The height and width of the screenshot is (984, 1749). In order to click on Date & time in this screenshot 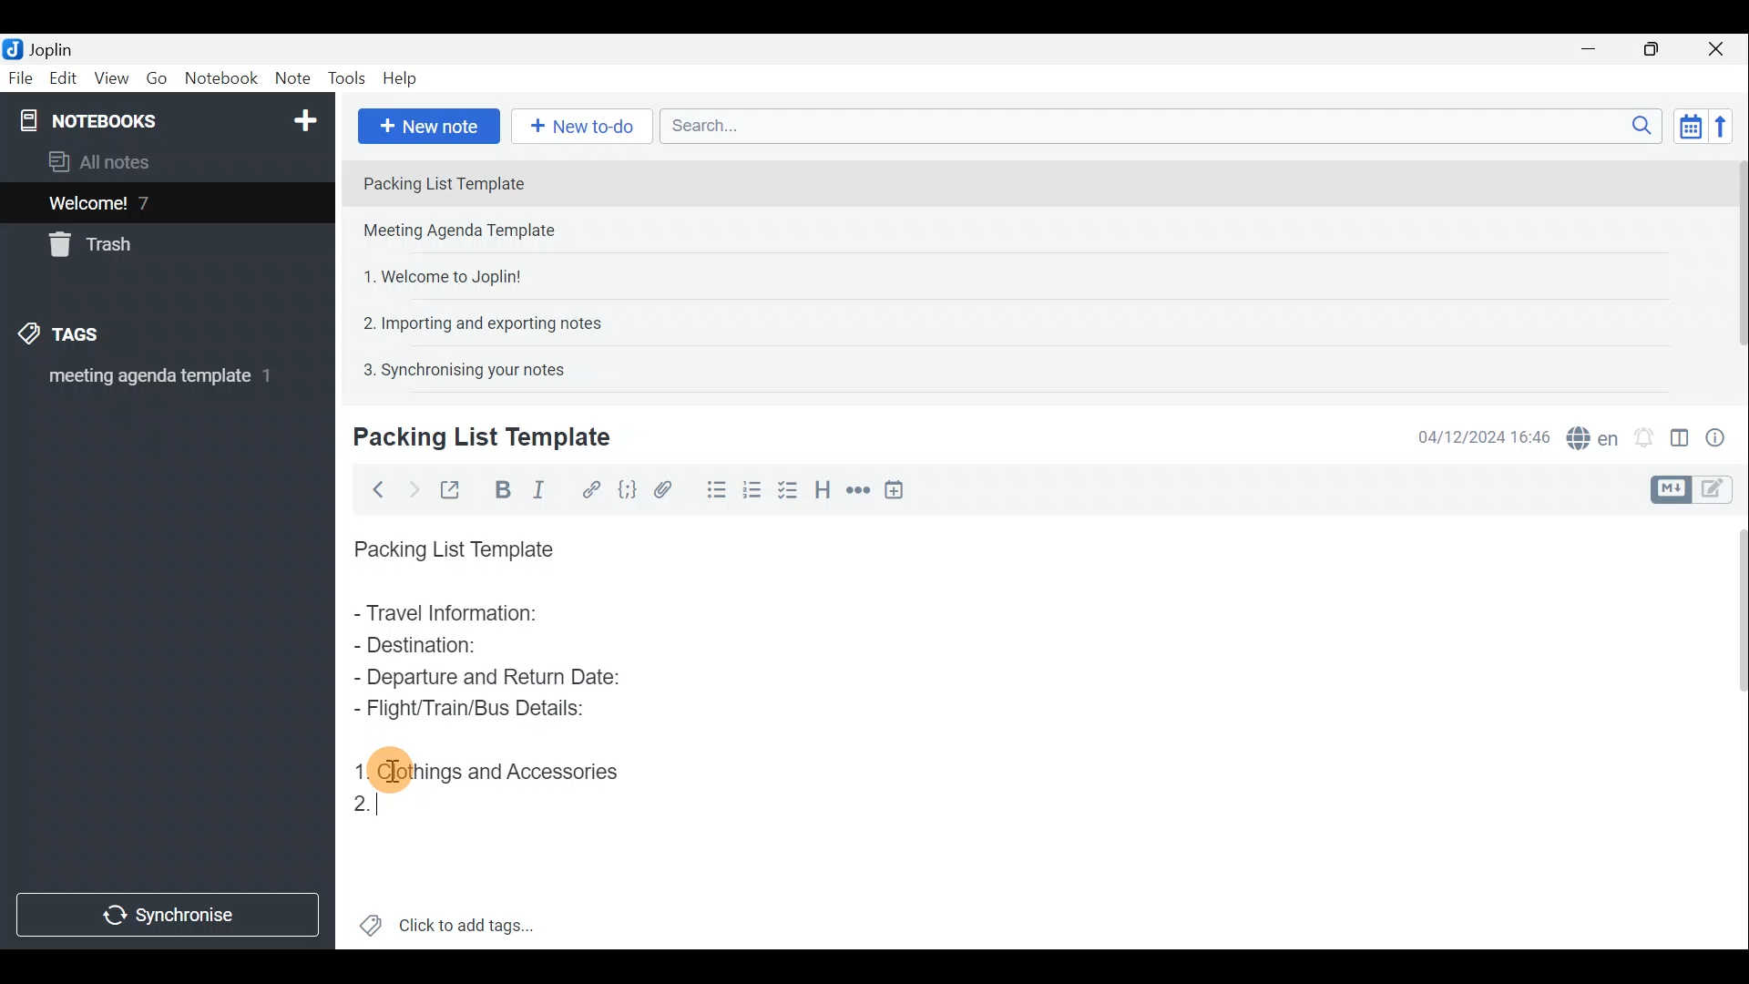, I will do `click(1484, 436)`.